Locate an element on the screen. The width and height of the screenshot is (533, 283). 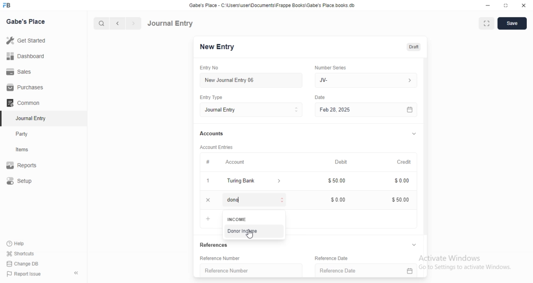
‘Shortcuts is located at coordinates (26, 253).